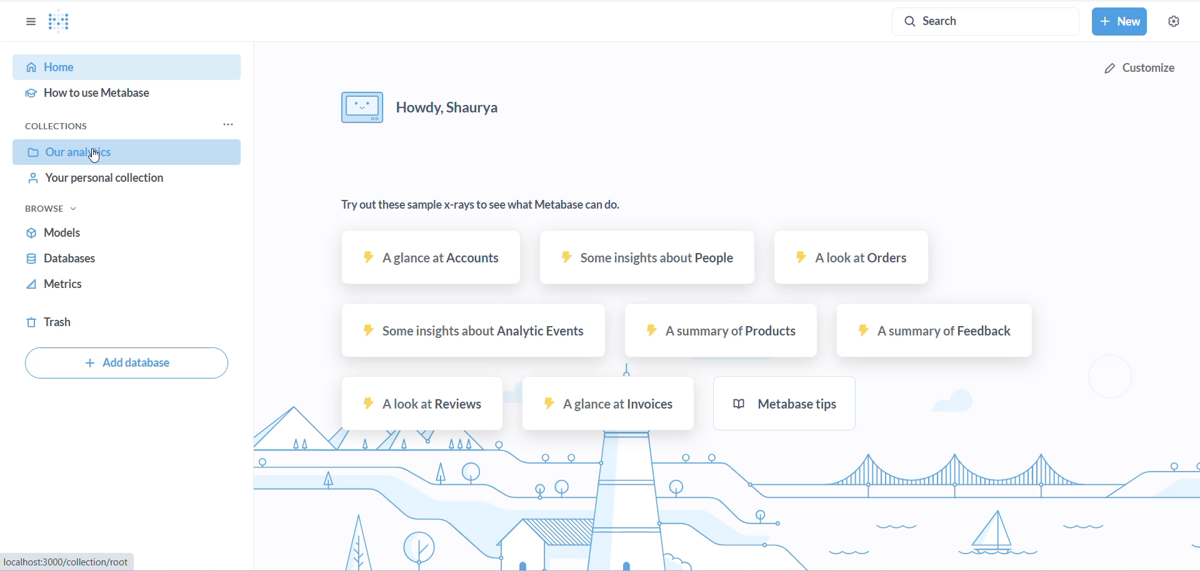  What do you see at coordinates (646, 261) in the screenshot?
I see `some insights about people` at bounding box center [646, 261].